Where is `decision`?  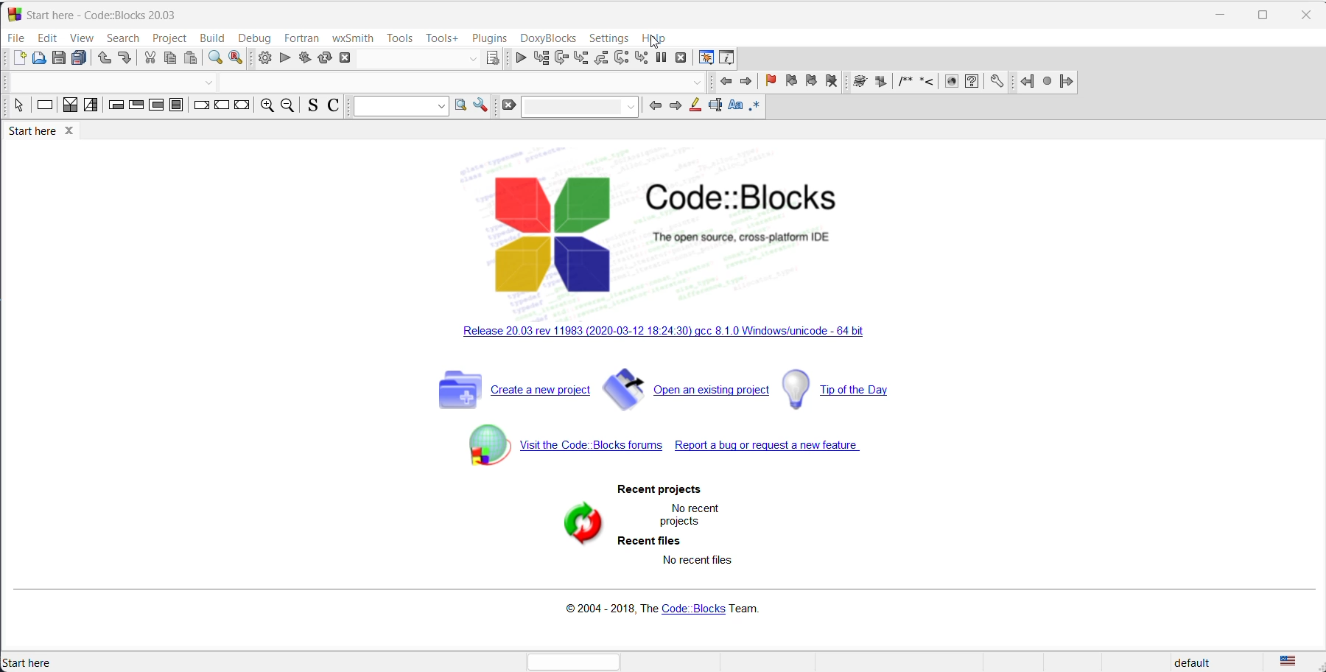
decision is located at coordinates (69, 107).